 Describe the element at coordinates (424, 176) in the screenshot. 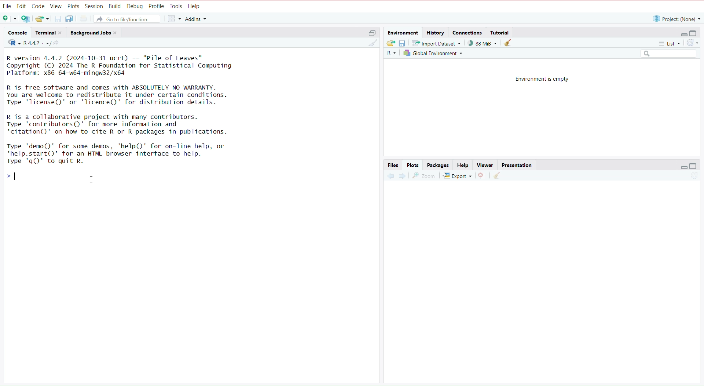

I see `Zoom` at that location.